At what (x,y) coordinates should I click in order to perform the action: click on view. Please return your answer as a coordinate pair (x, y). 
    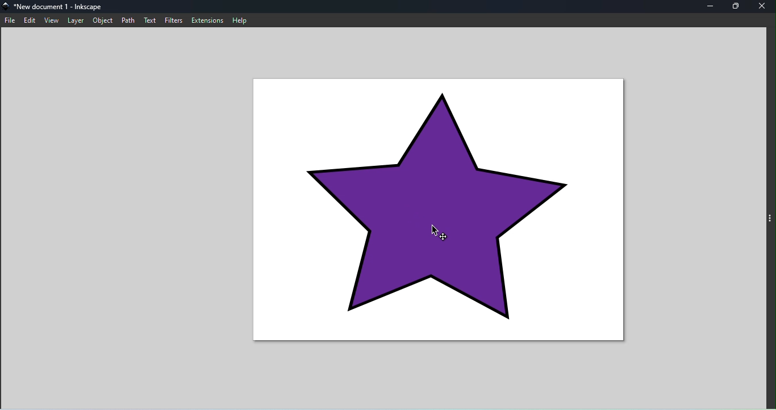
    Looking at the image, I should click on (51, 20).